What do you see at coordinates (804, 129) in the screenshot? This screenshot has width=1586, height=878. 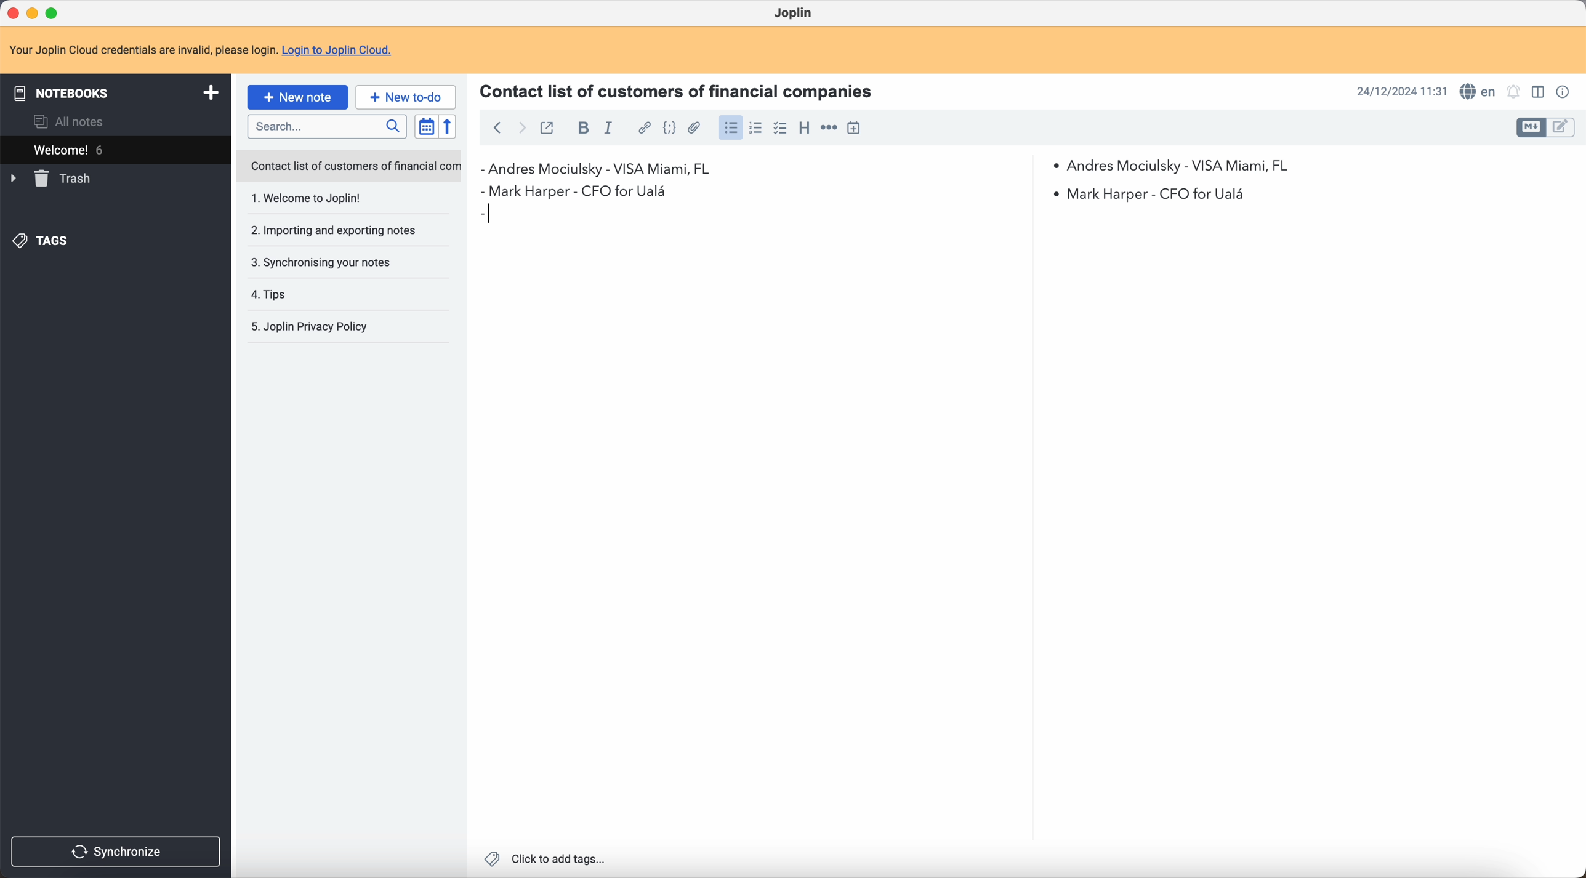 I see `heading` at bounding box center [804, 129].